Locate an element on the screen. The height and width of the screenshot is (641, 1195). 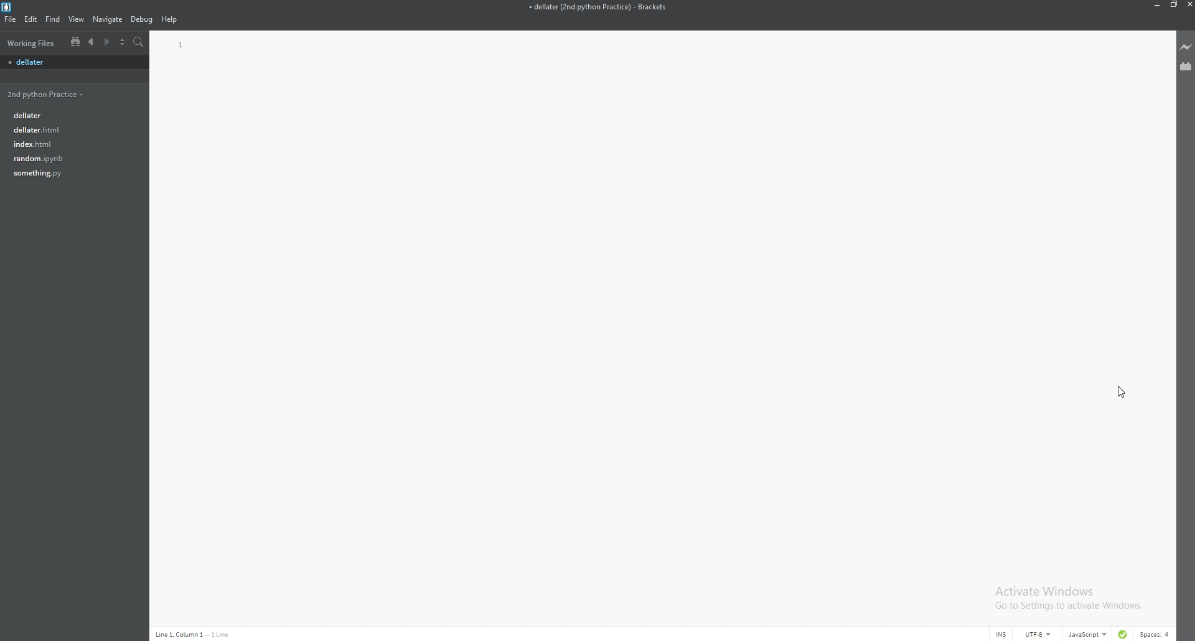
view is located at coordinates (77, 19).